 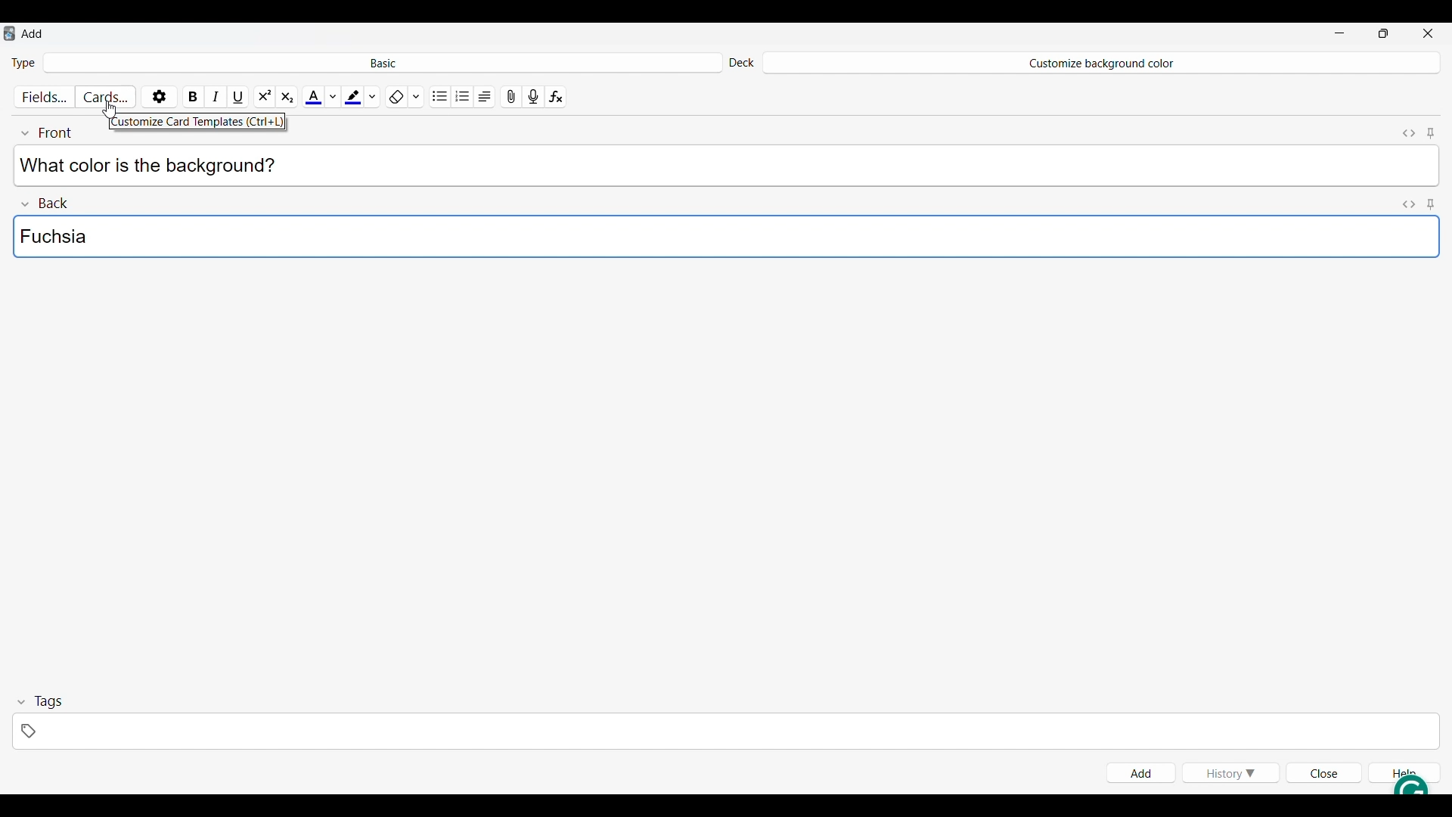 What do you see at coordinates (1325, 773) in the screenshot?
I see `` at bounding box center [1325, 773].